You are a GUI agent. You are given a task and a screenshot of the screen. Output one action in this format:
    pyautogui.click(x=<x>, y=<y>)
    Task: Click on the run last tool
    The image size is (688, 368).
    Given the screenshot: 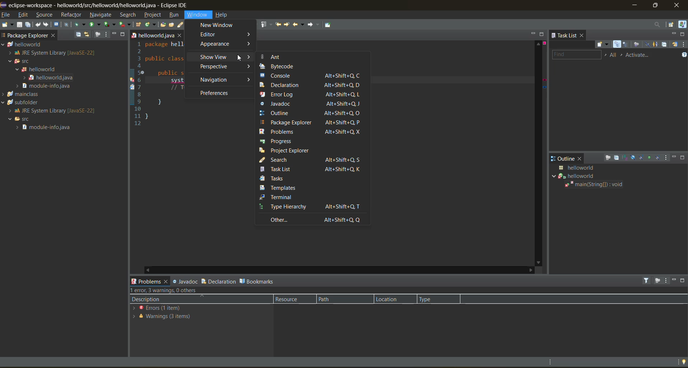 What is the action you would take?
    pyautogui.click(x=126, y=25)
    